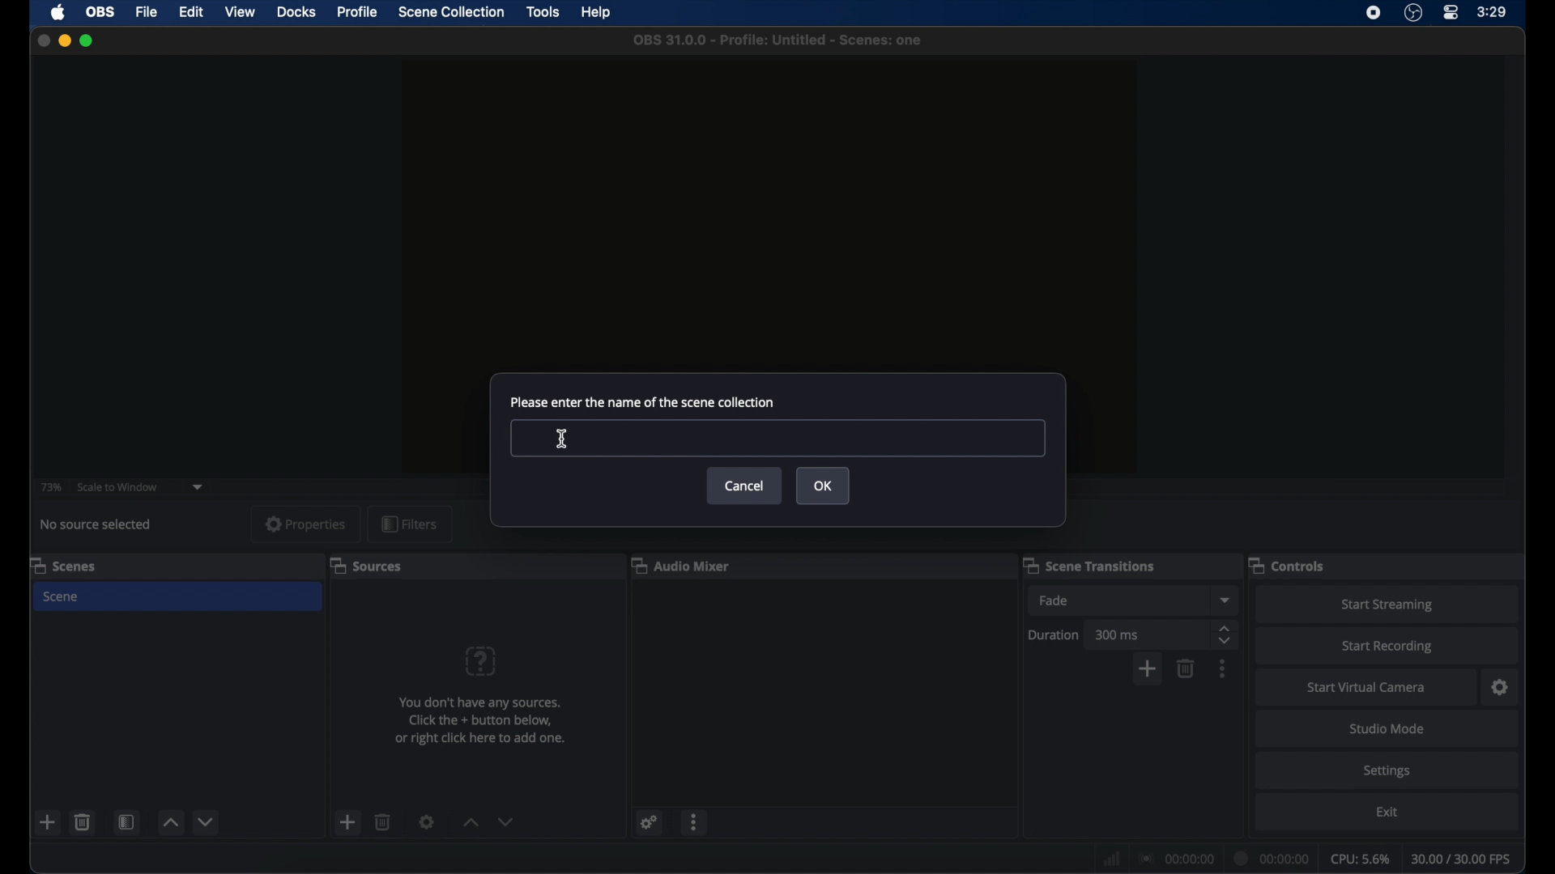  I want to click on minimize, so click(64, 40).